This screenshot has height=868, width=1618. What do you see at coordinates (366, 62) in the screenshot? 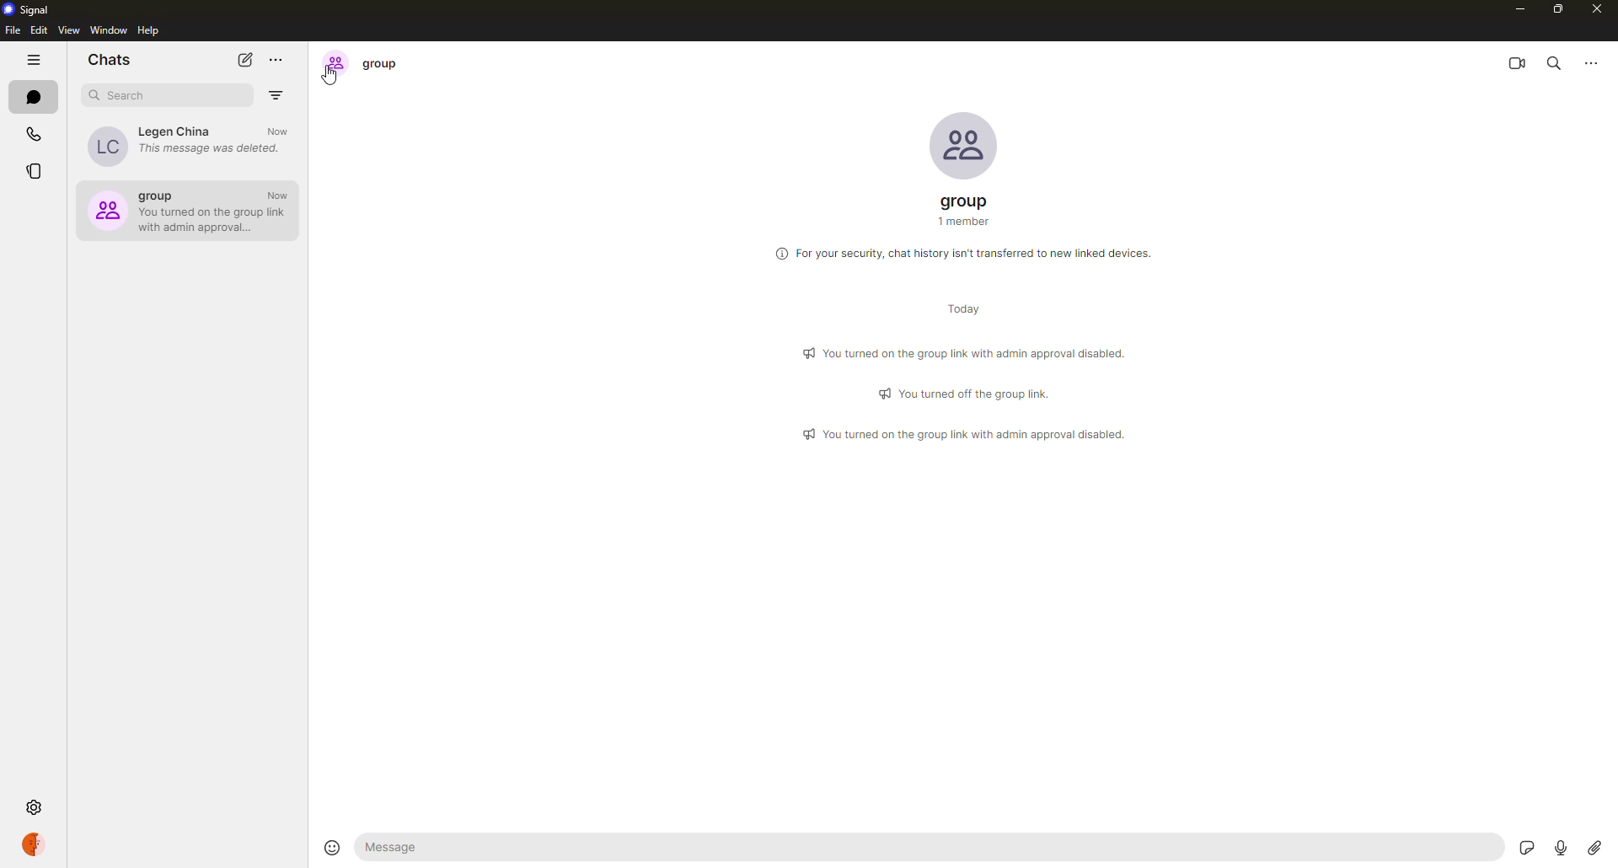
I see `group` at bounding box center [366, 62].